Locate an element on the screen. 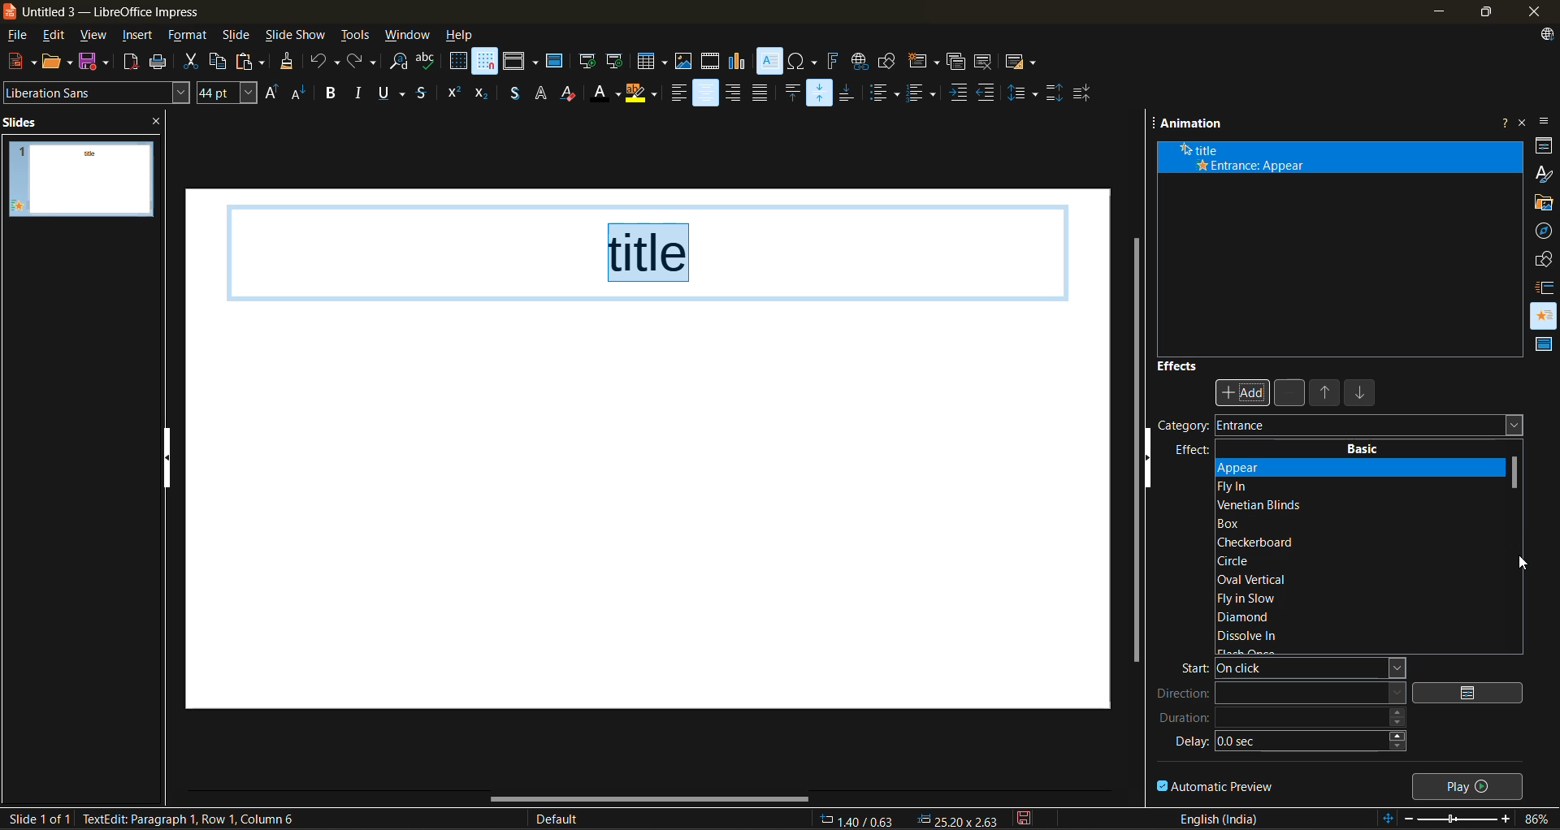 The image size is (1560, 830). font color is located at coordinates (607, 95).